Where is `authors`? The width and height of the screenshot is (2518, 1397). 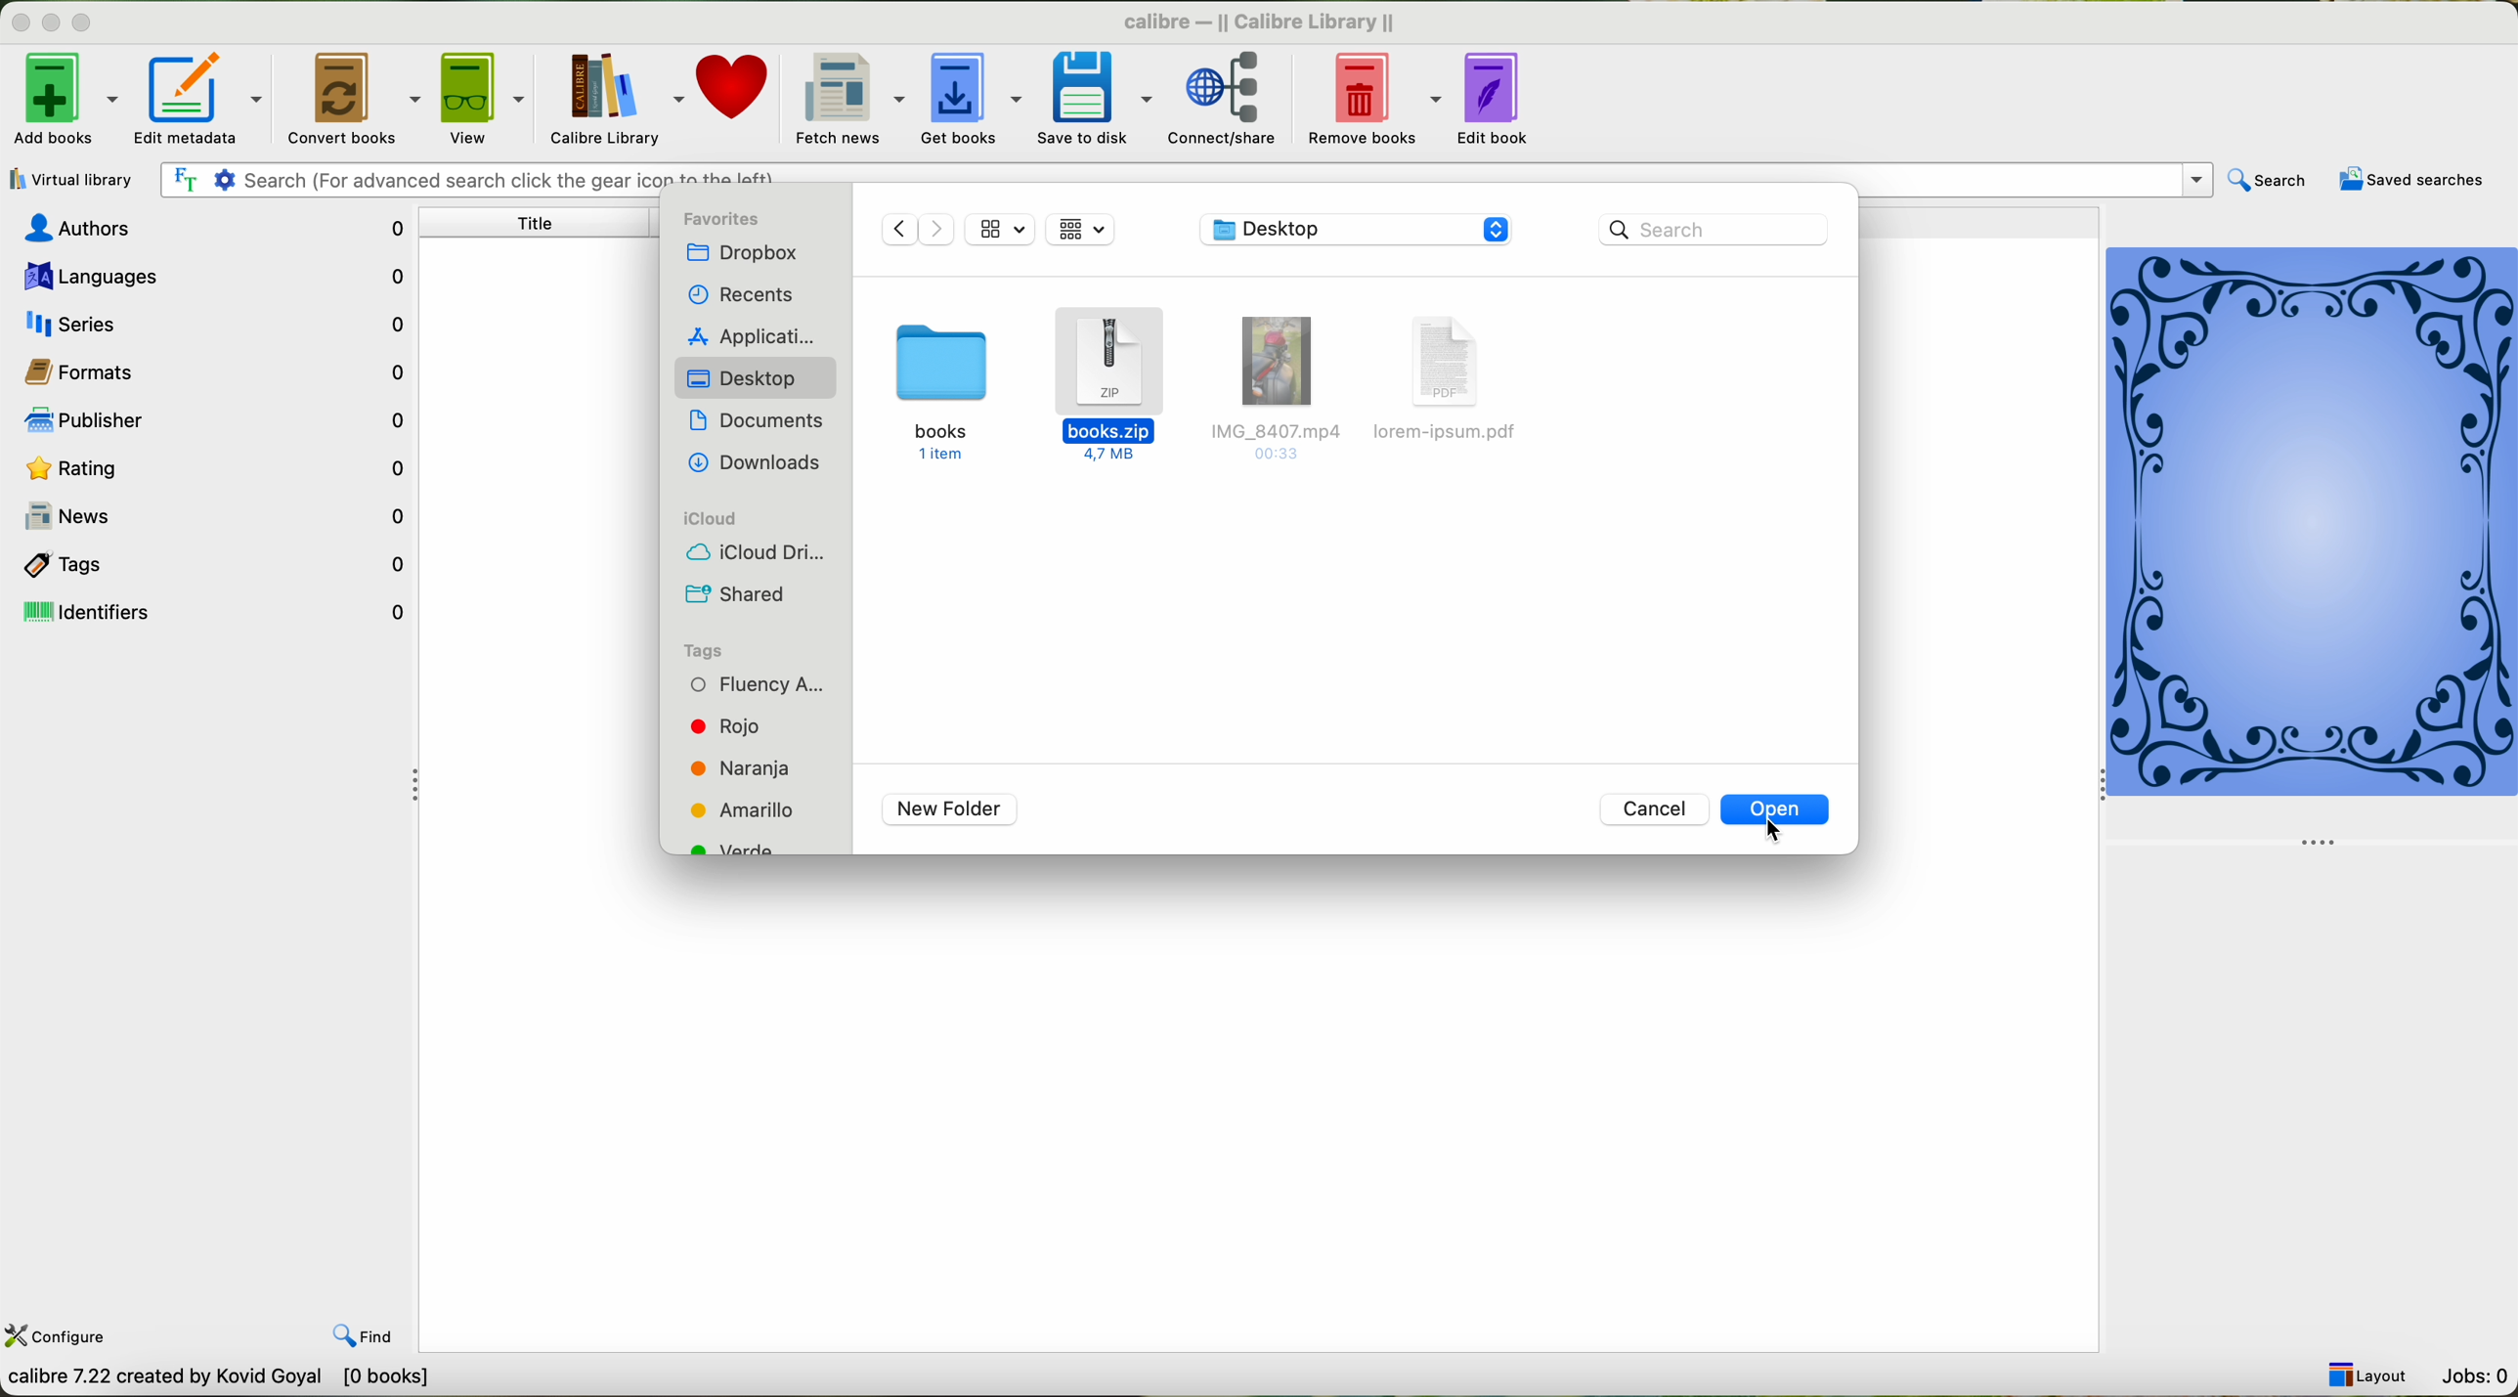
authors is located at coordinates (211, 229).